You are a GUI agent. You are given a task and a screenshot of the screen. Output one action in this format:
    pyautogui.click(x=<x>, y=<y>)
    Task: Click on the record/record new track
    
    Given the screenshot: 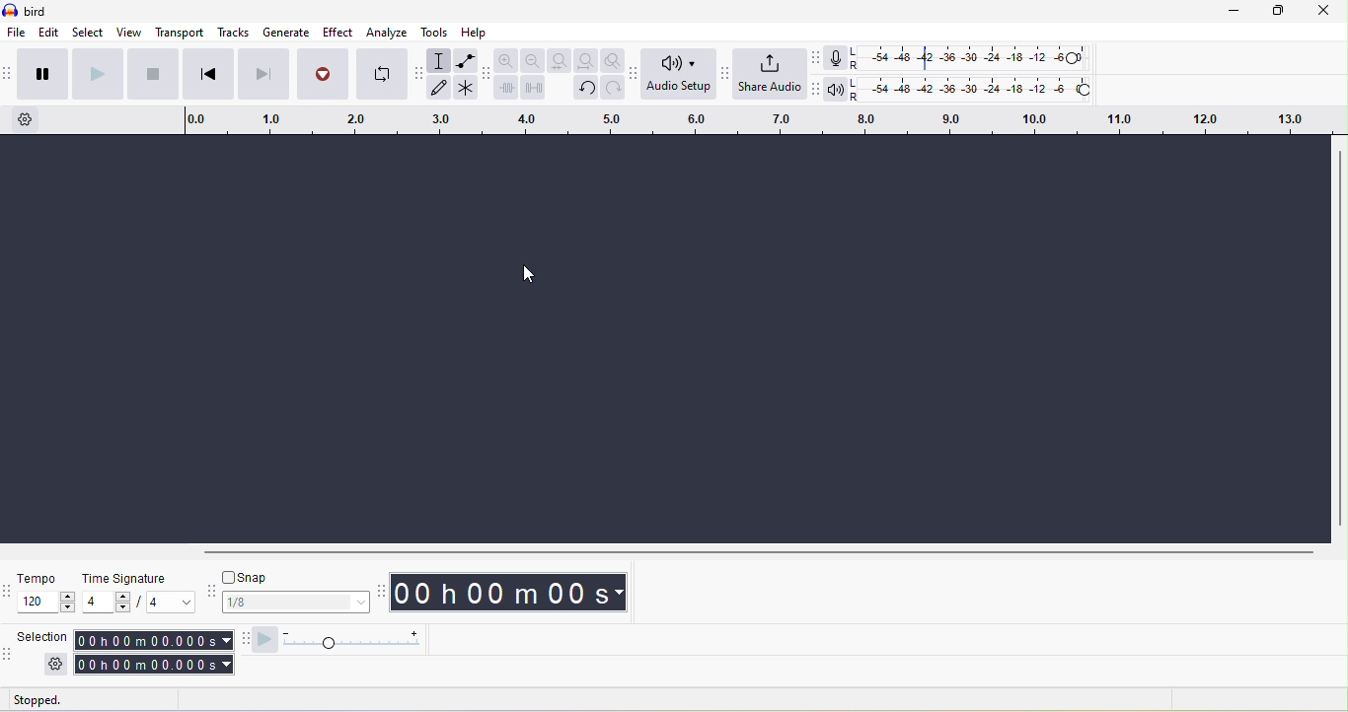 What is the action you would take?
    pyautogui.click(x=321, y=74)
    